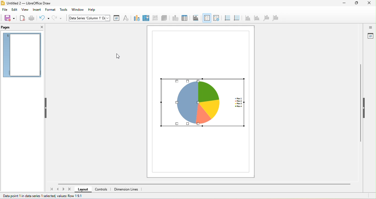 The width and height of the screenshot is (376, 199). What do you see at coordinates (37, 10) in the screenshot?
I see `insert` at bounding box center [37, 10].